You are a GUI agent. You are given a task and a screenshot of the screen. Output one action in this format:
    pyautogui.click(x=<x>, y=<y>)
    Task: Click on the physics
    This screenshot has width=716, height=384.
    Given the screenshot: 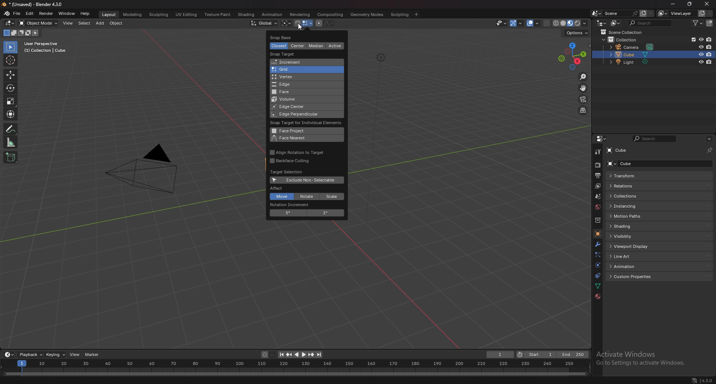 What is the action you would take?
    pyautogui.click(x=597, y=265)
    